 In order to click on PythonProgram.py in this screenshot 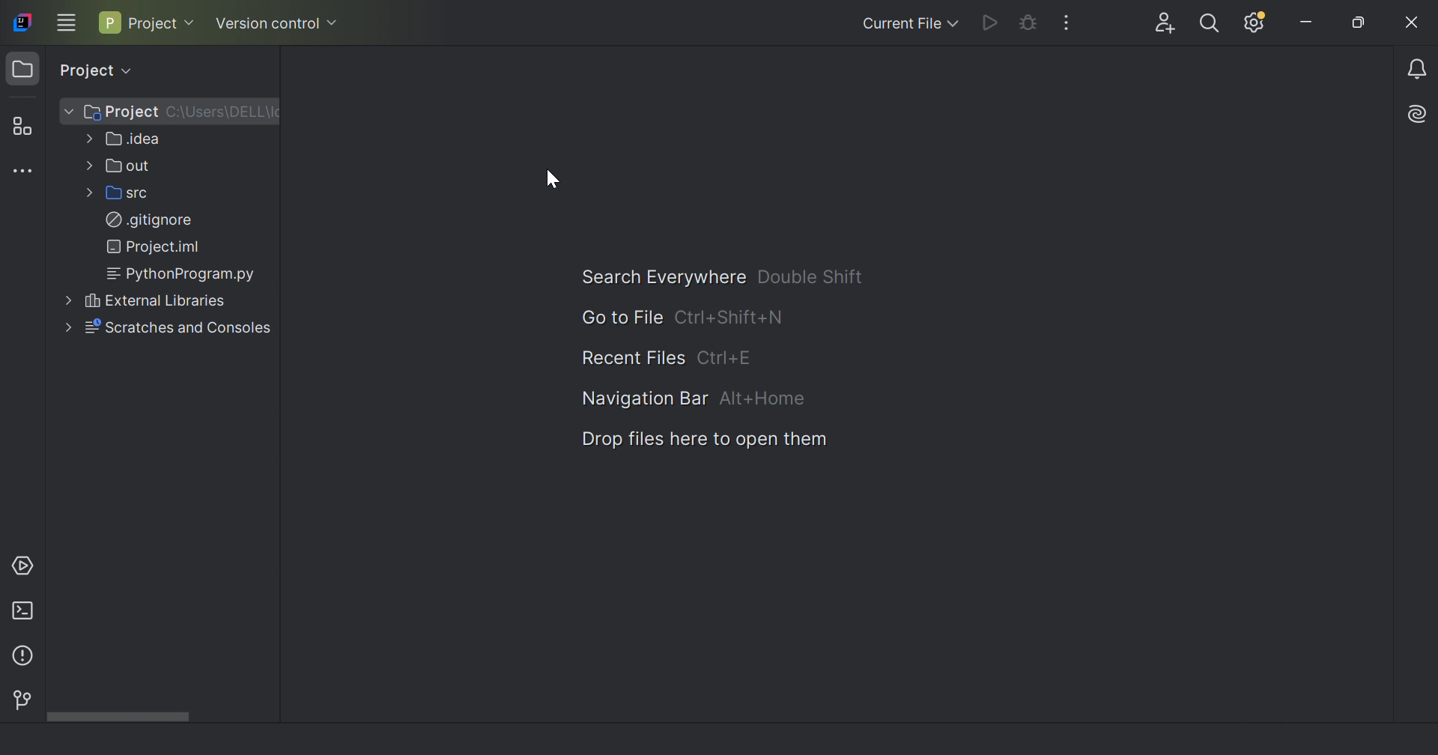, I will do `click(184, 274)`.